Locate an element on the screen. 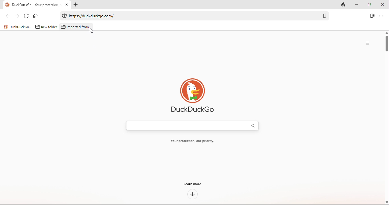 The width and height of the screenshot is (389, 205). home is located at coordinates (36, 16).